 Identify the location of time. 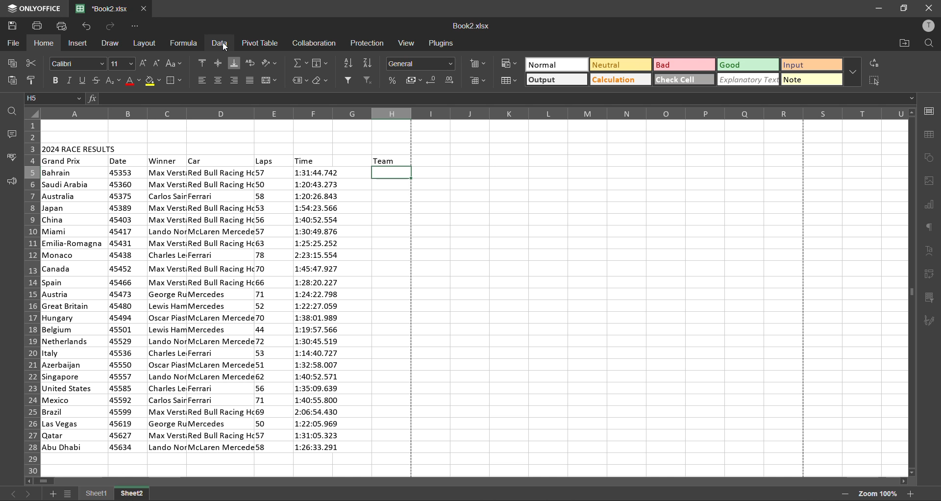
(319, 312).